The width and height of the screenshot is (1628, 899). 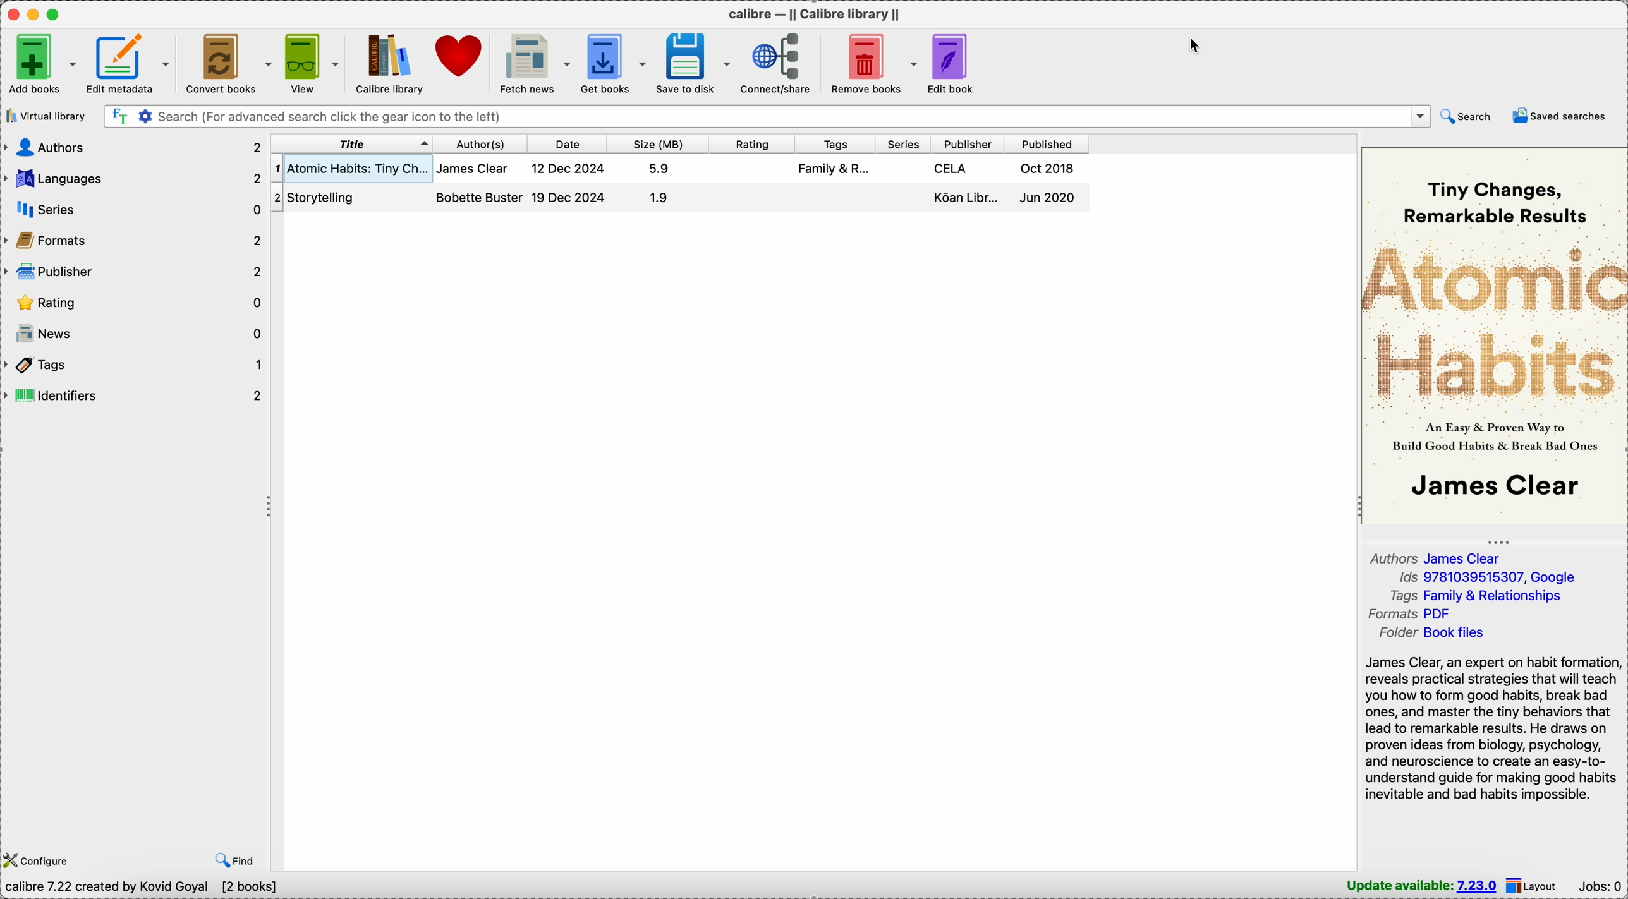 What do you see at coordinates (1046, 144) in the screenshot?
I see `published` at bounding box center [1046, 144].